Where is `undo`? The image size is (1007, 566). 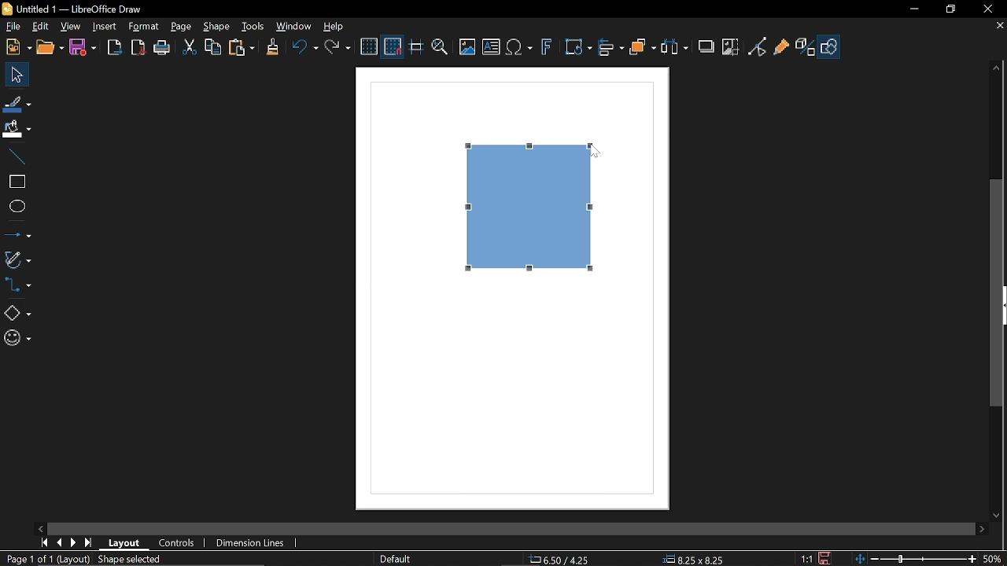
undo is located at coordinates (305, 47).